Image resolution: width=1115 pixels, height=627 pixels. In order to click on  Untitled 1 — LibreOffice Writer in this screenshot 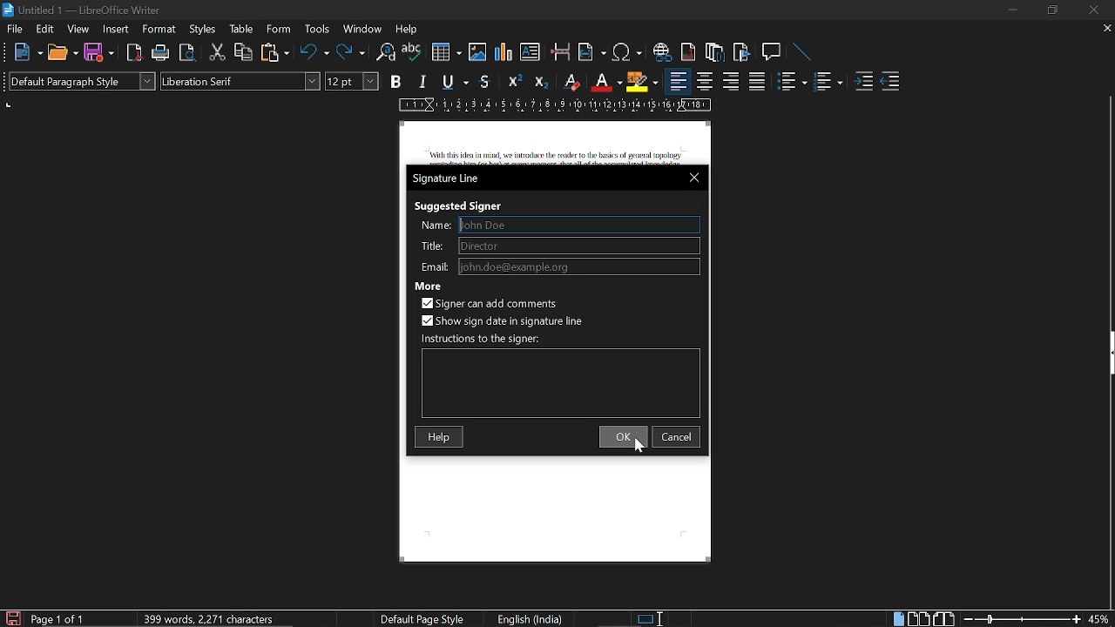, I will do `click(90, 9)`.